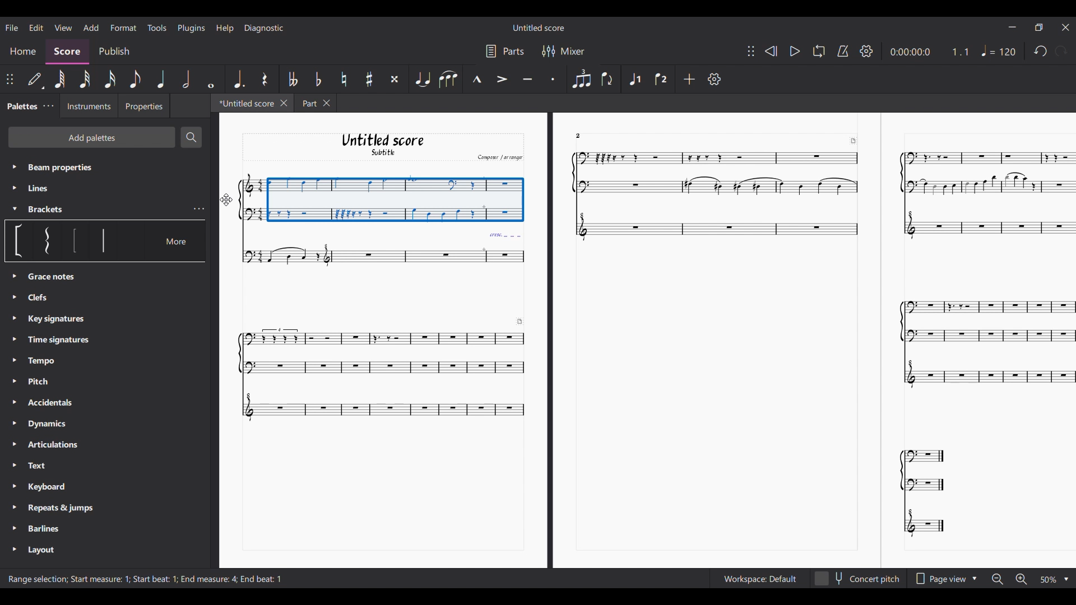 The height and width of the screenshot is (605, 1076). Describe the element at coordinates (238, 79) in the screenshot. I see `Augmentation dot` at that location.